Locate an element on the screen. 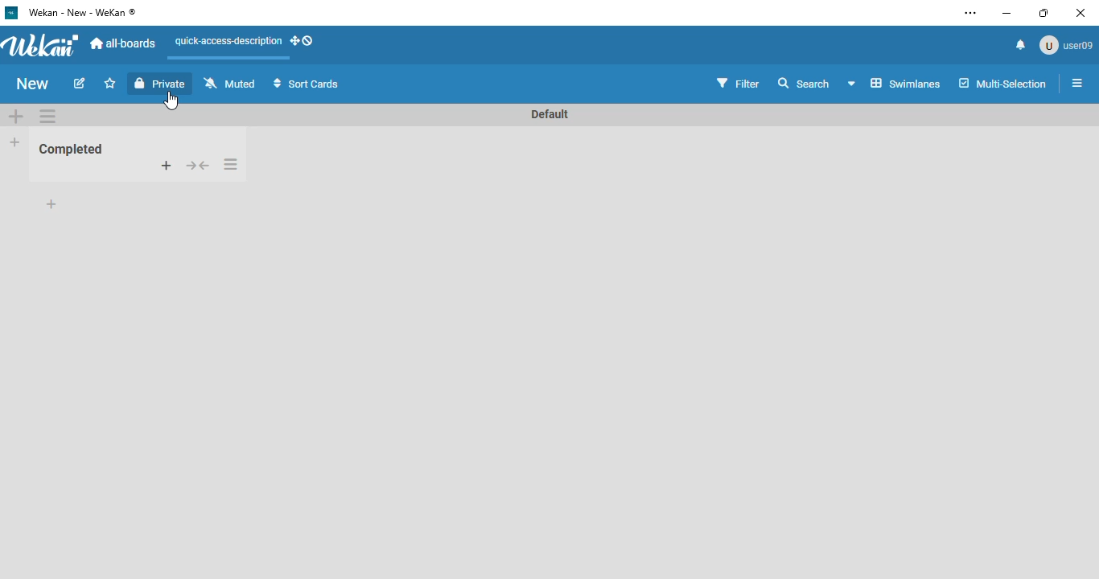 The image size is (1099, 579). click to star this board is located at coordinates (110, 84).